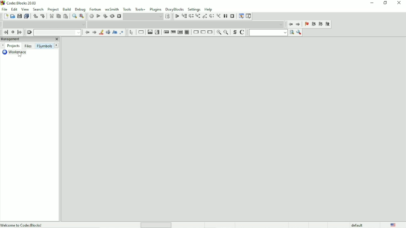 The image size is (406, 228). Describe the element at coordinates (299, 32) in the screenshot. I see `Show options window` at that location.